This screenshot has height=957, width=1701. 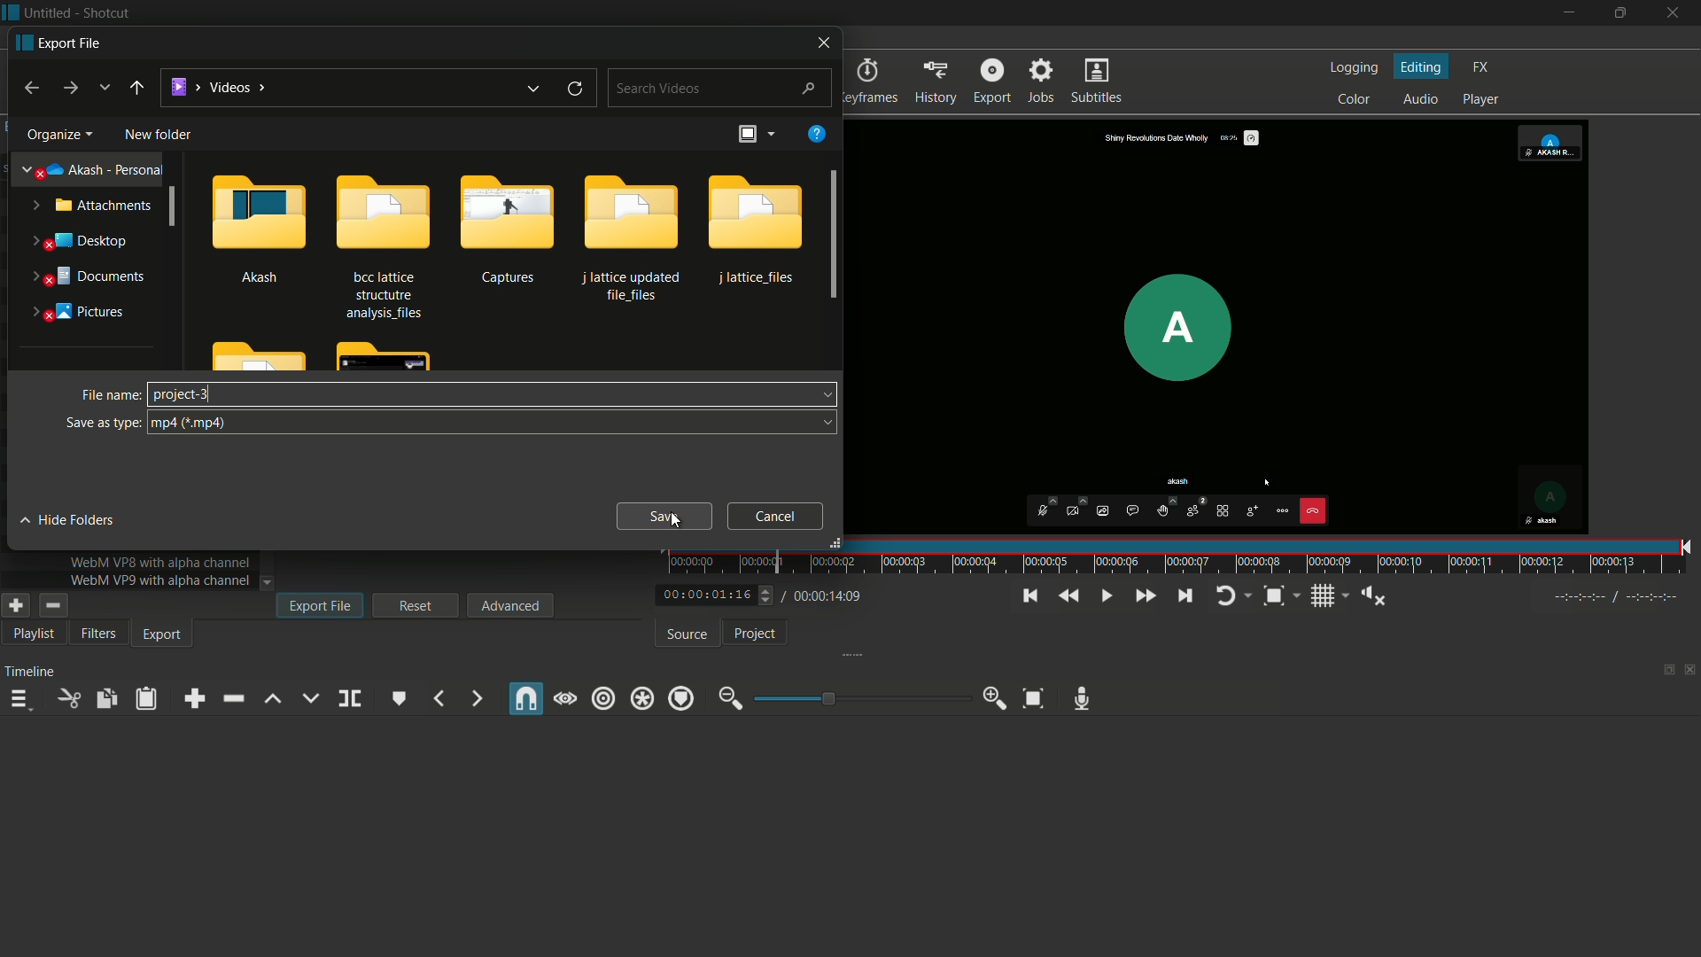 What do you see at coordinates (1028, 596) in the screenshot?
I see `skip to the previous point` at bounding box center [1028, 596].